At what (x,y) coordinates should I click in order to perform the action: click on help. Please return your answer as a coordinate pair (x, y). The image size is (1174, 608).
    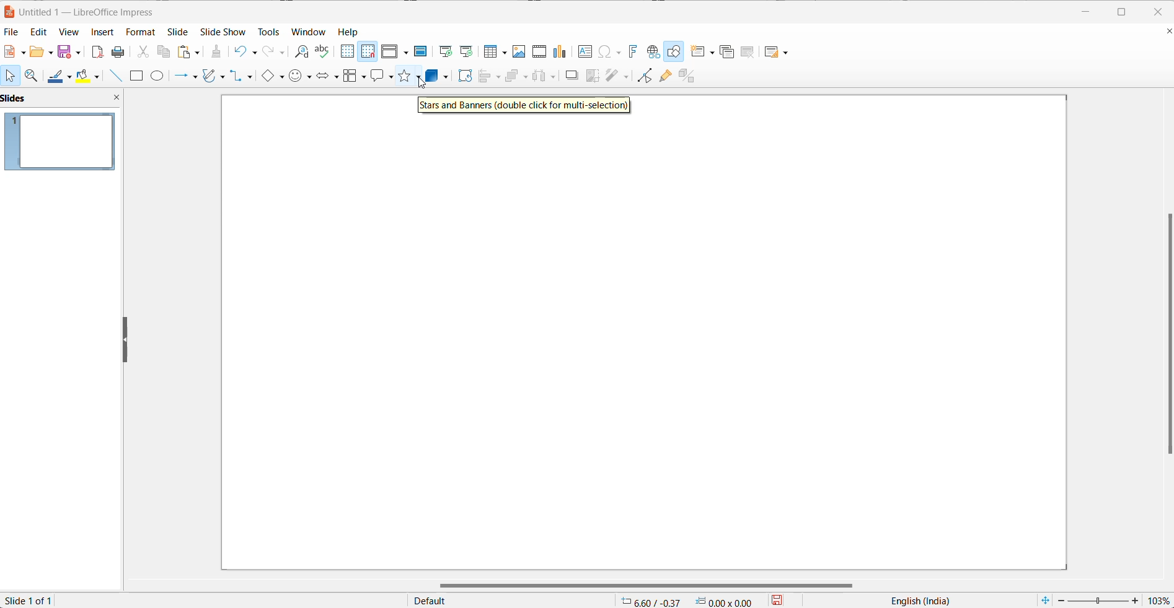
    Looking at the image, I should click on (353, 32).